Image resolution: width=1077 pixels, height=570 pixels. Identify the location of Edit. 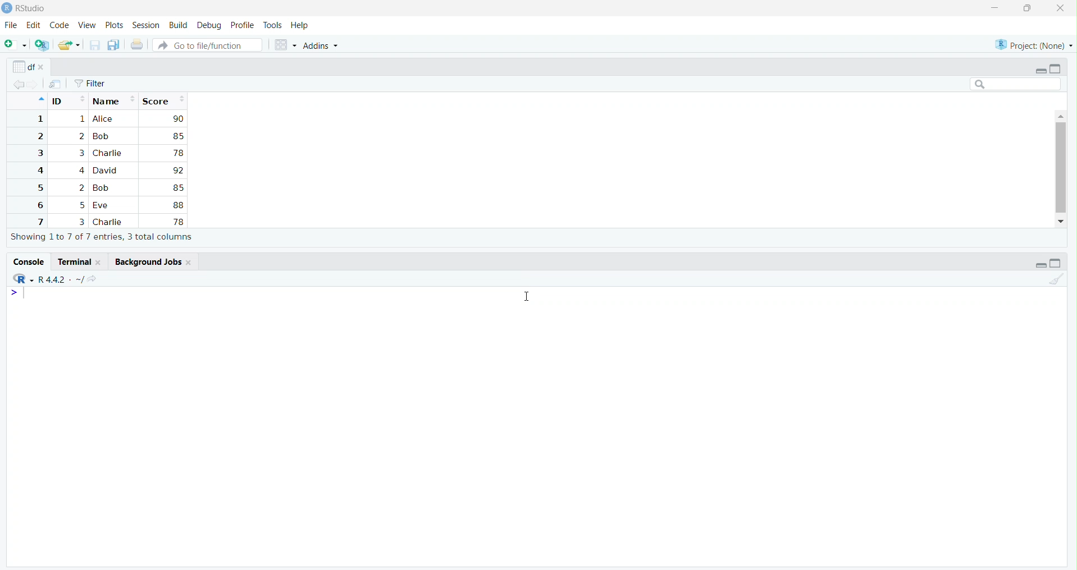
(33, 25).